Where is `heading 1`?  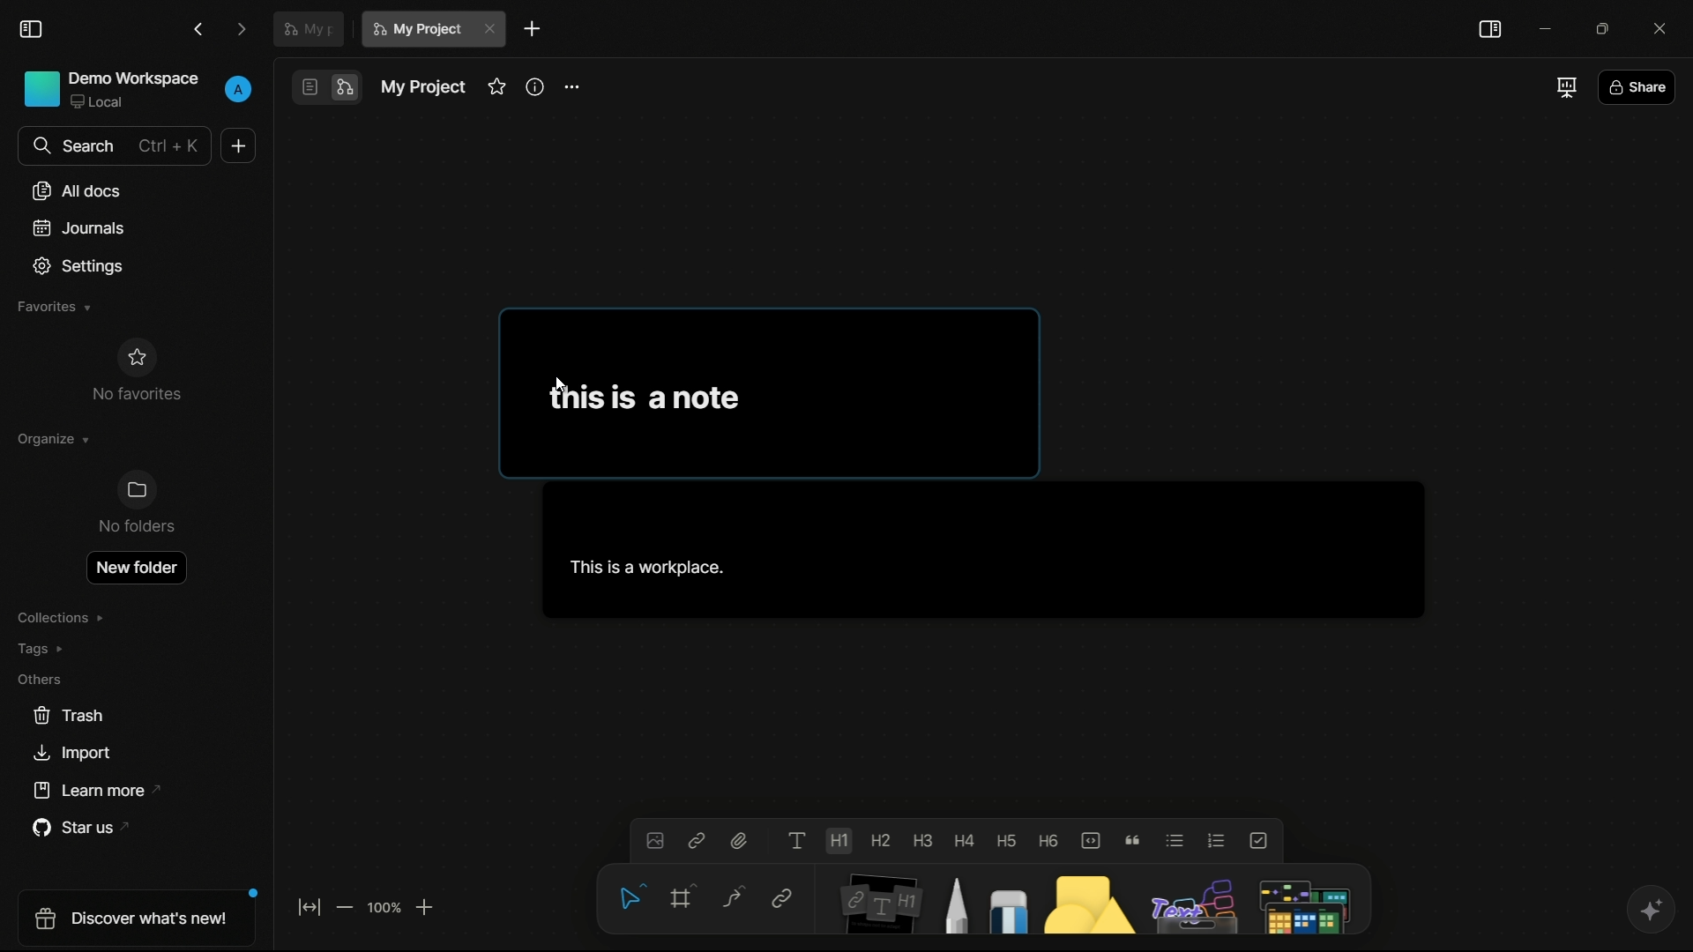 heading 1 is located at coordinates (840, 842).